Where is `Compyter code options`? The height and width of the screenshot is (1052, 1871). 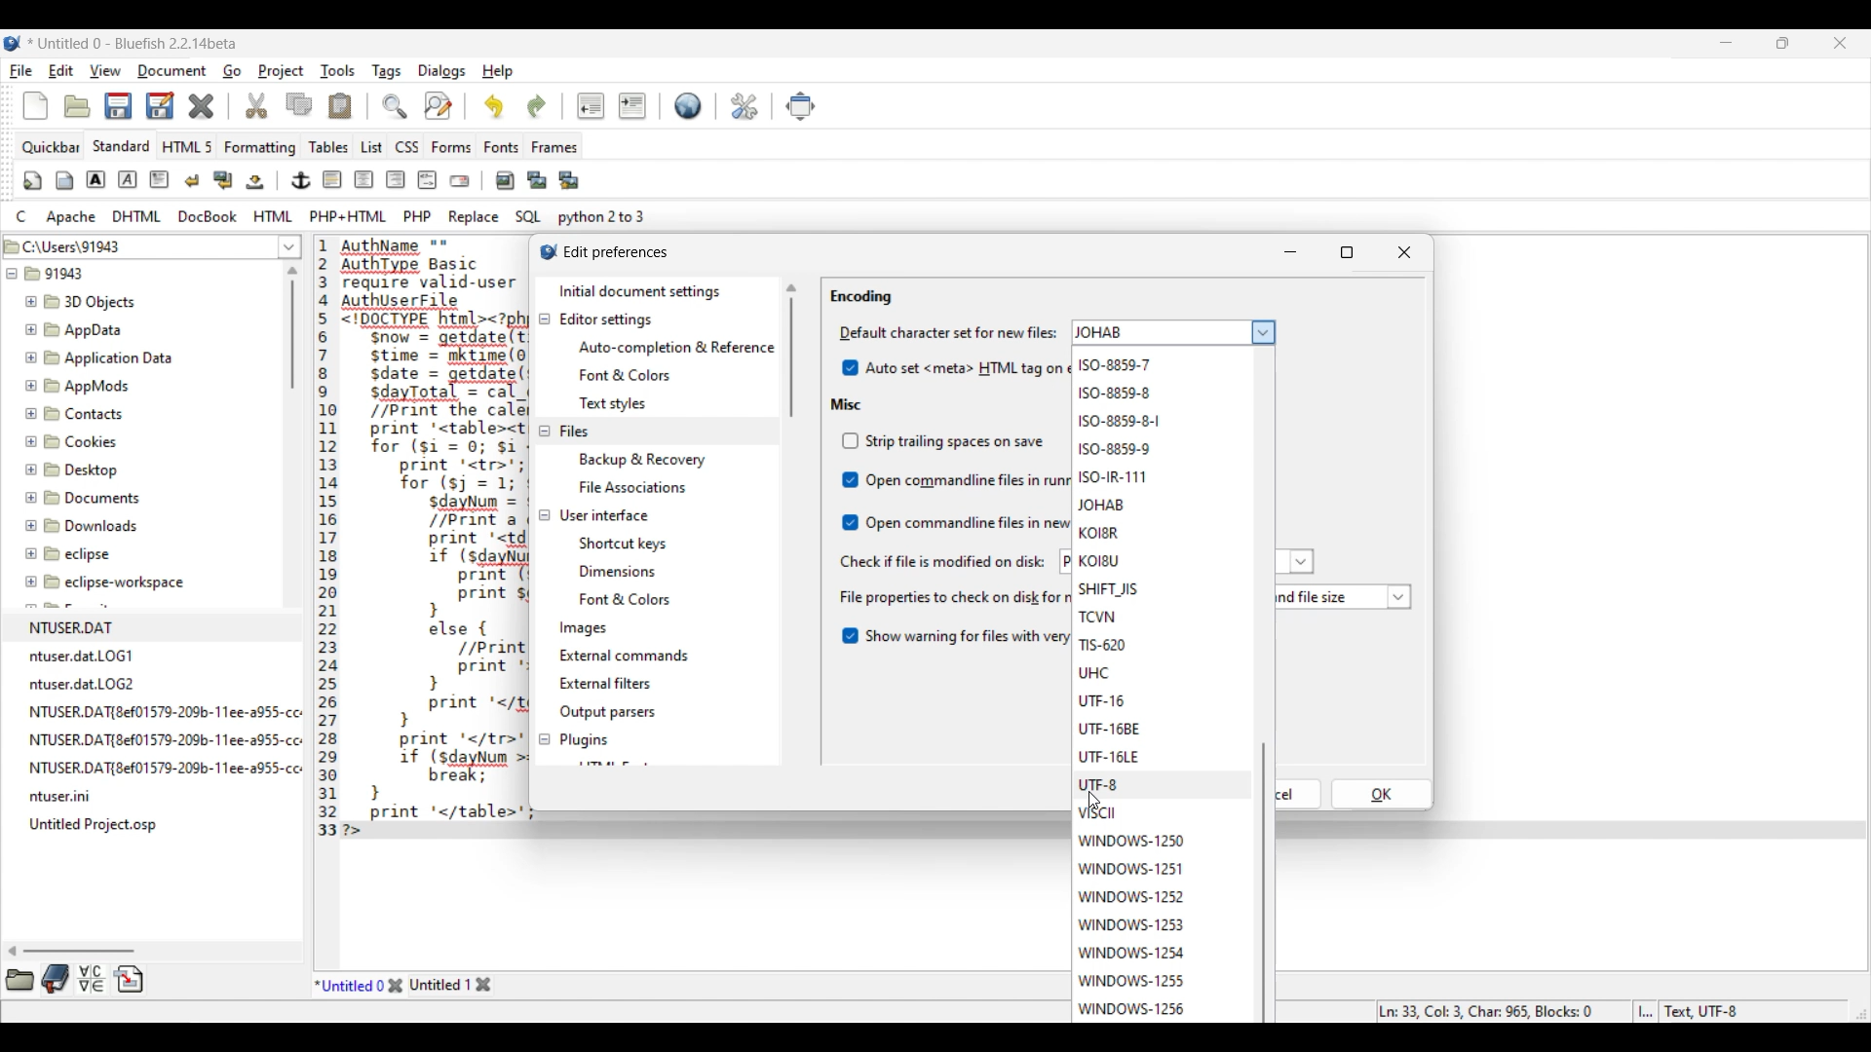
Compyter code options is located at coordinates (330, 216).